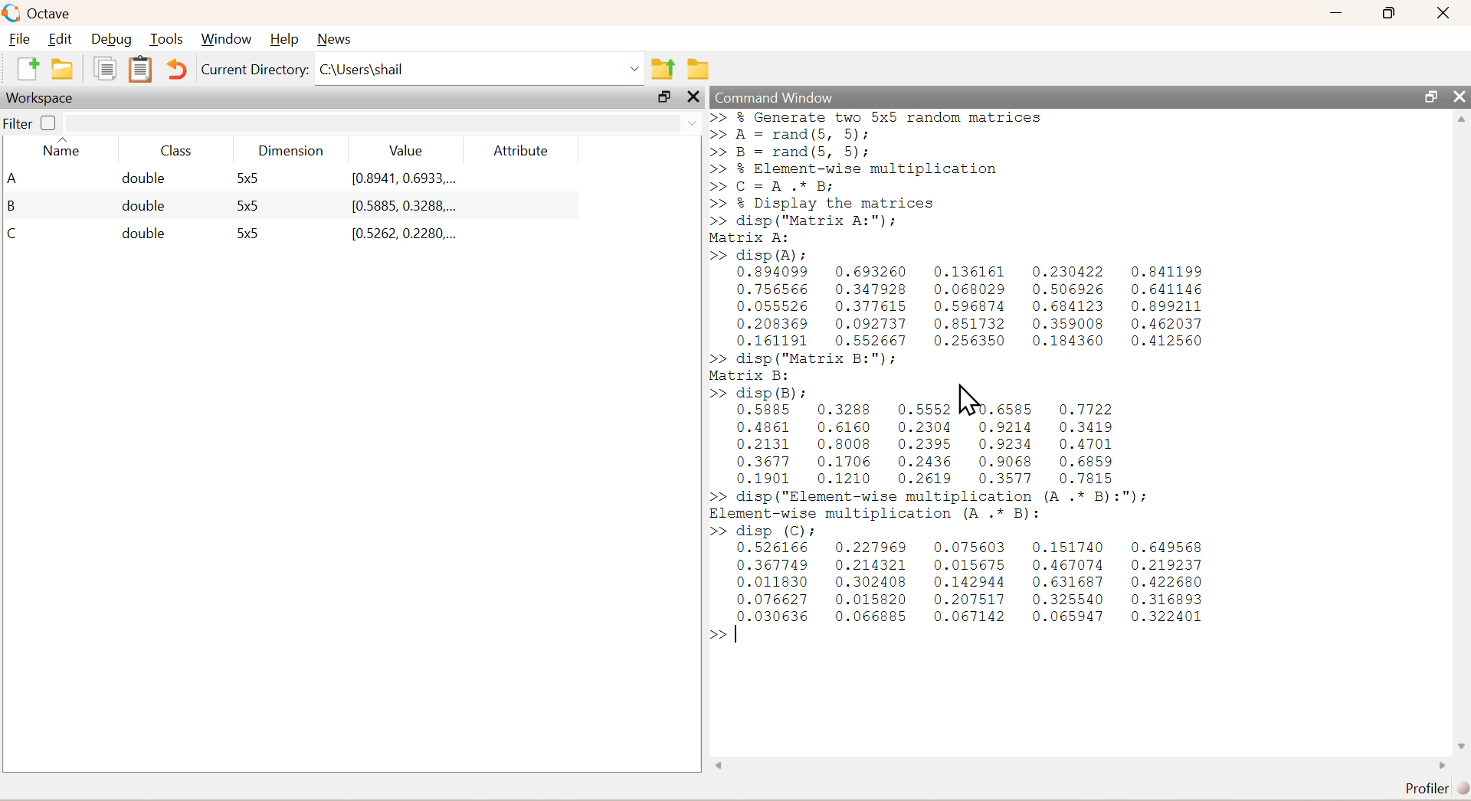 The height and width of the screenshot is (801, 1471). I want to click on Browse directories, so click(699, 67).